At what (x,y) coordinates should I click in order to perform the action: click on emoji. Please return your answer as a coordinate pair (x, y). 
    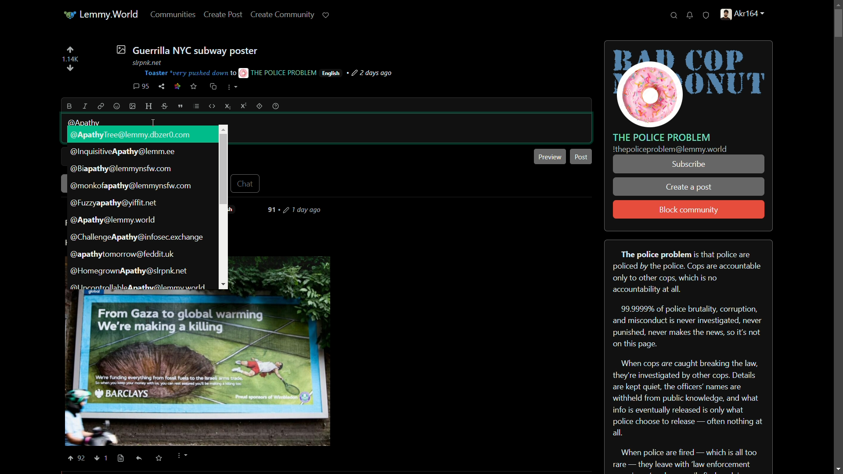
    Looking at the image, I should click on (117, 107).